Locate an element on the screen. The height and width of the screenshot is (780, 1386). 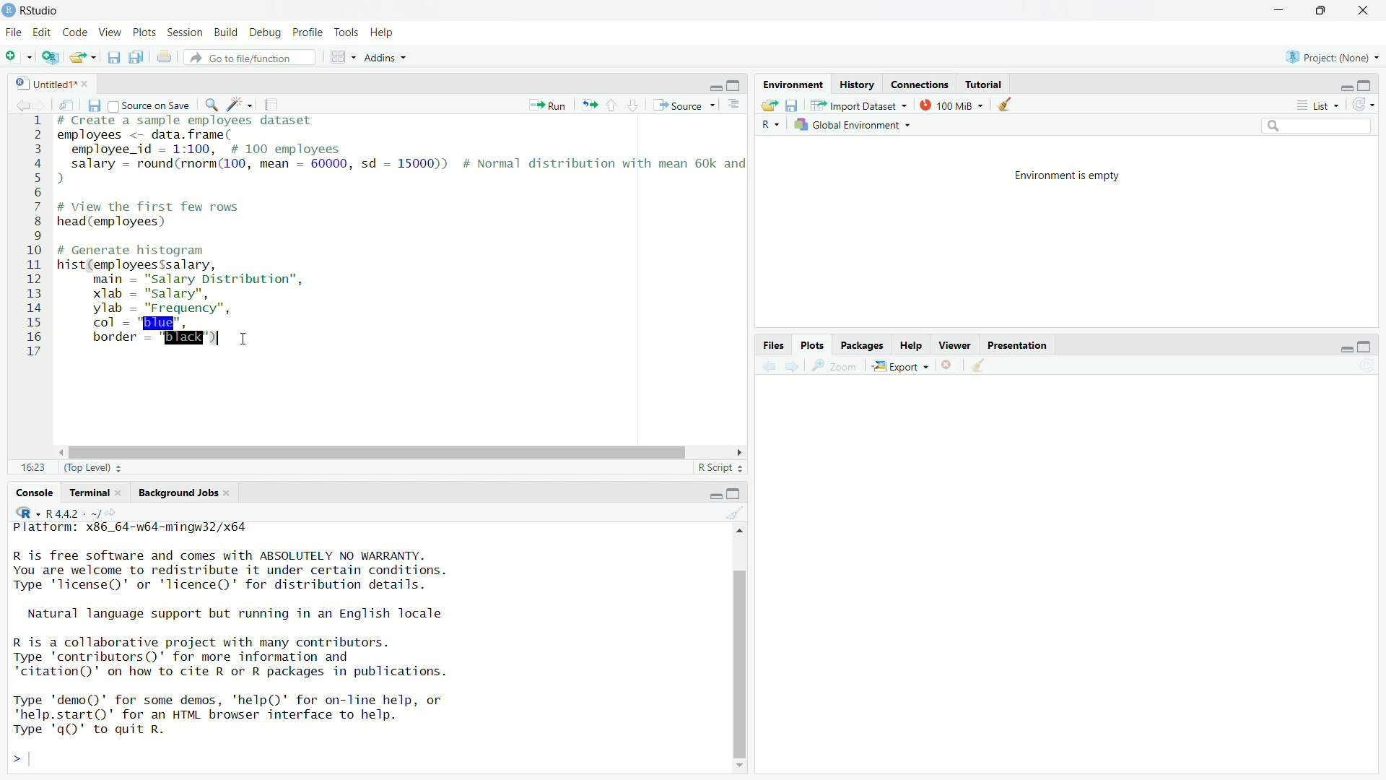
100 MiB is located at coordinates (951, 105).